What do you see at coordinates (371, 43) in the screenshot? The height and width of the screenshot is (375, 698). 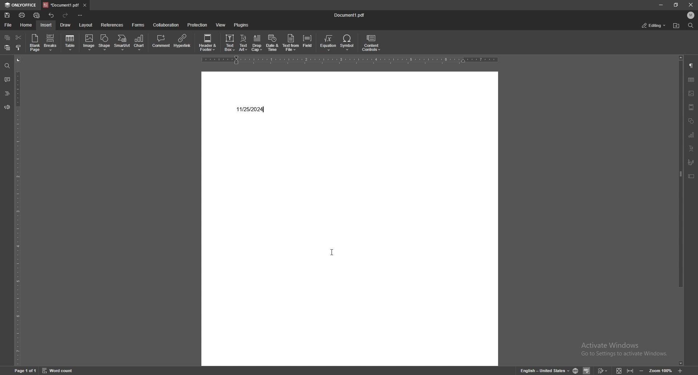 I see `content controls` at bounding box center [371, 43].